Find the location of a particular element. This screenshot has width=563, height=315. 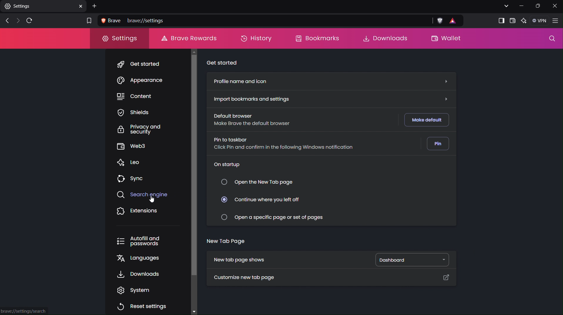

Continue where you left off is located at coordinates (263, 200).